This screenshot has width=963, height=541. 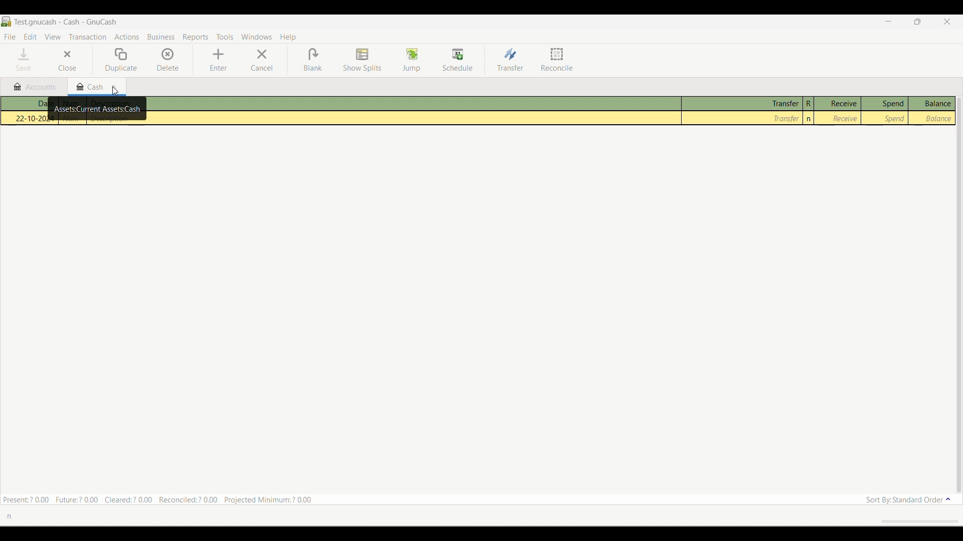 I want to click on Present:?0.00 Future:? 0.00 Cleared:?0.00 n Reconciled:? 0.00 Projected Minimum:? 0.00, so click(x=162, y=498).